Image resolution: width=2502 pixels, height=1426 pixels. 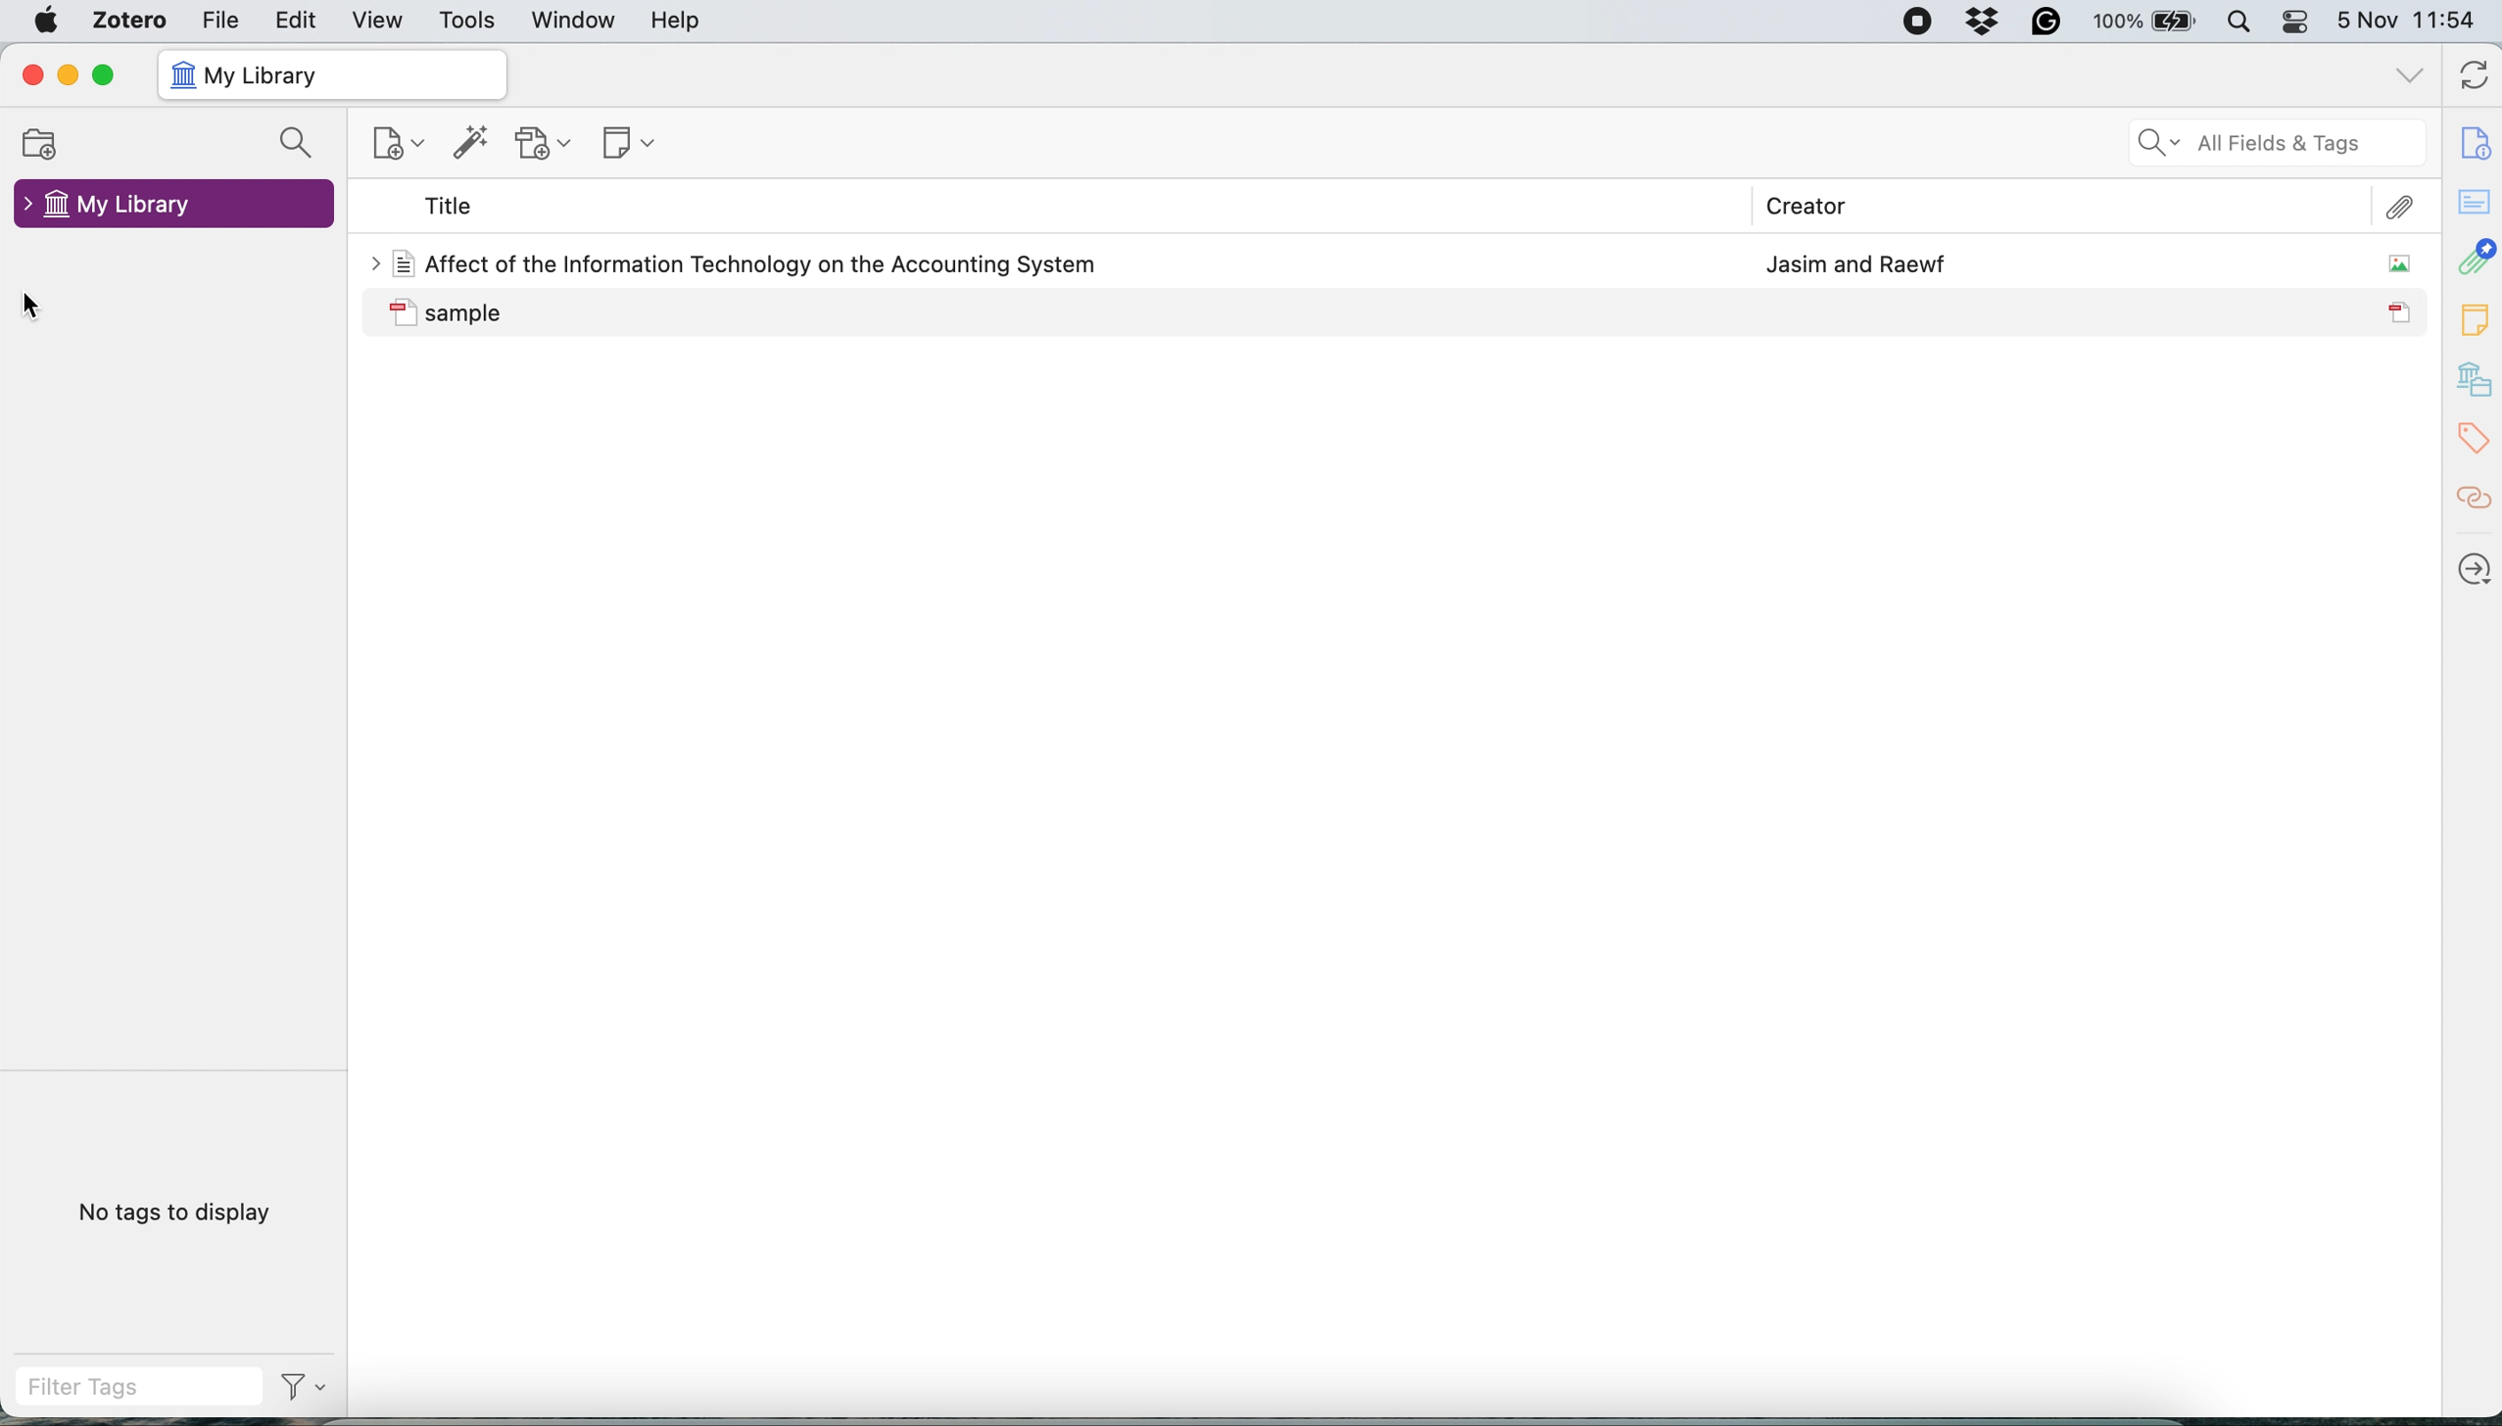 What do you see at coordinates (2243, 28) in the screenshot?
I see `spotlight search` at bounding box center [2243, 28].